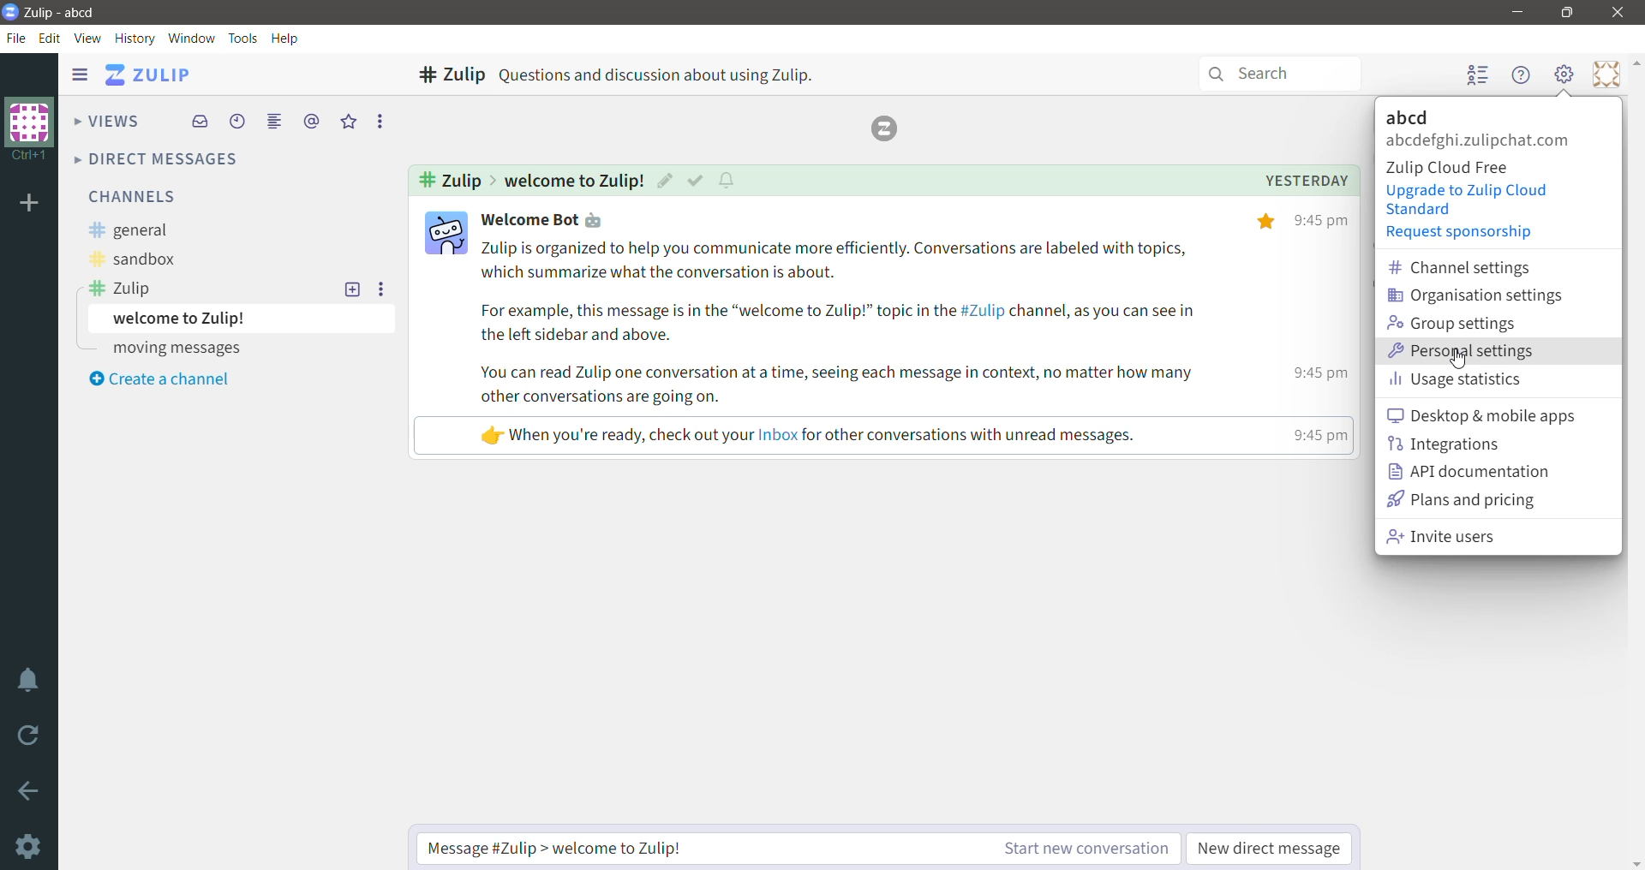 This screenshot has height=870, width=1645. What do you see at coordinates (1452, 538) in the screenshot?
I see `Invite users` at bounding box center [1452, 538].